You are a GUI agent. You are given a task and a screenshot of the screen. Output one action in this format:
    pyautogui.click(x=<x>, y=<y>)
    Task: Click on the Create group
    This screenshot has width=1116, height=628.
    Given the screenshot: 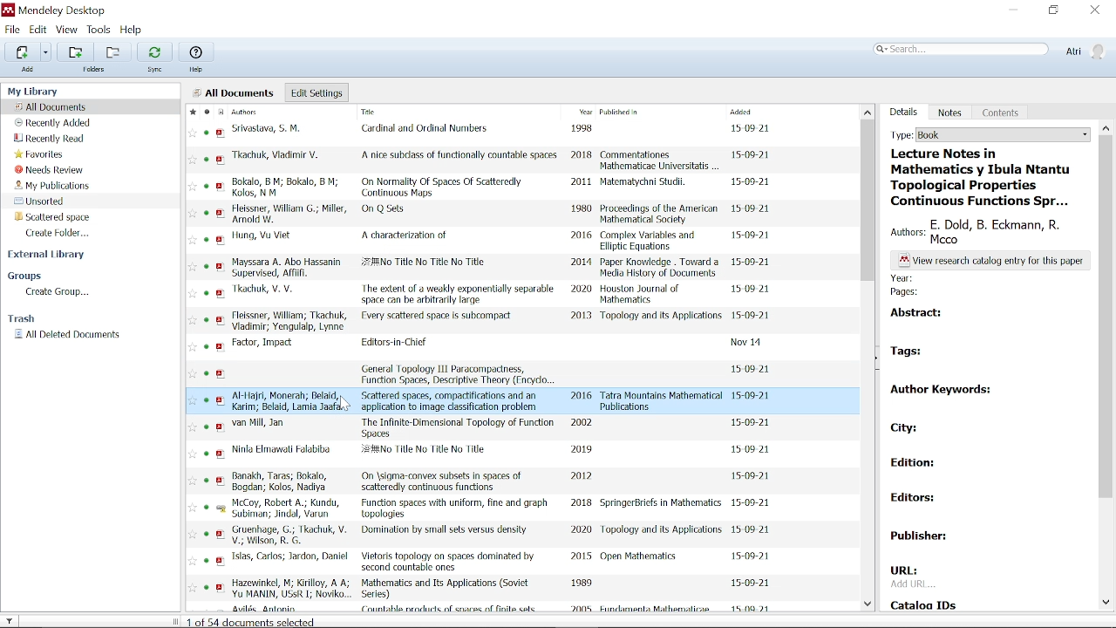 What is the action you would take?
    pyautogui.click(x=58, y=293)
    